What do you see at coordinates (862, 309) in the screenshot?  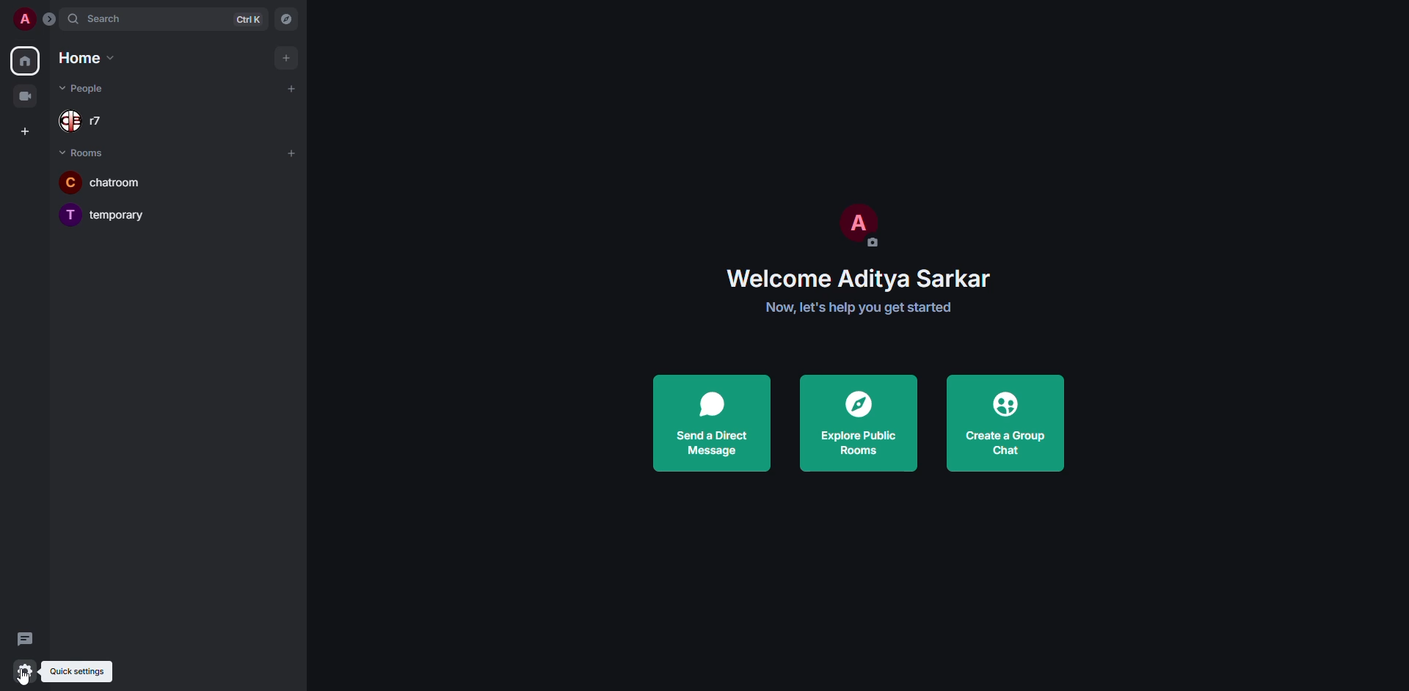 I see `get started` at bounding box center [862, 309].